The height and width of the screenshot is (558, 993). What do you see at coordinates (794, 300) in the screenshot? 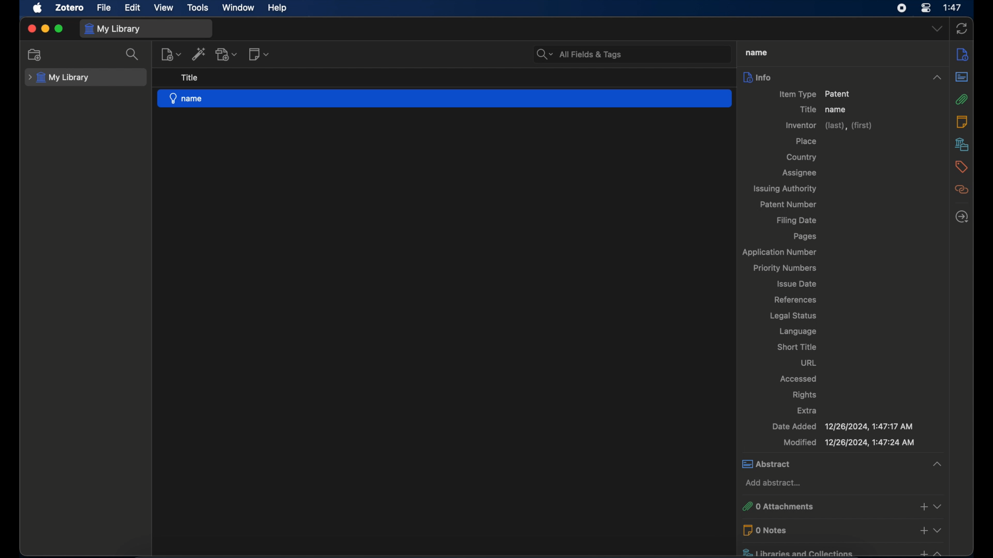
I see `references` at bounding box center [794, 300].